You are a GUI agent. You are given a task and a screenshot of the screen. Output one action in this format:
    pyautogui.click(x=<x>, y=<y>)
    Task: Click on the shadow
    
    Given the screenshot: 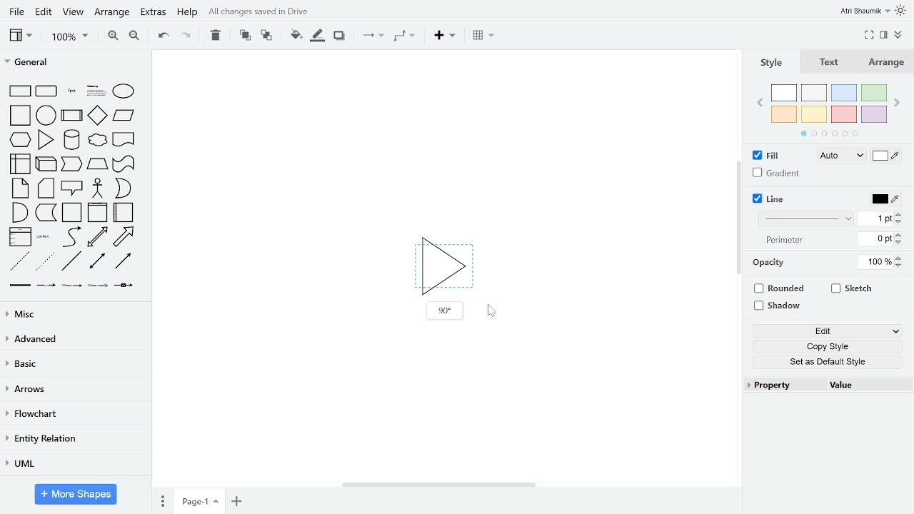 What is the action you would take?
    pyautogui.click(x=338, y=36)
    